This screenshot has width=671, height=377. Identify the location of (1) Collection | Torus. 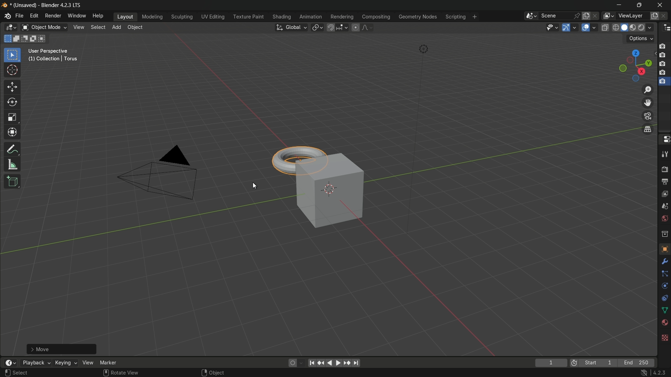
(52, 59).